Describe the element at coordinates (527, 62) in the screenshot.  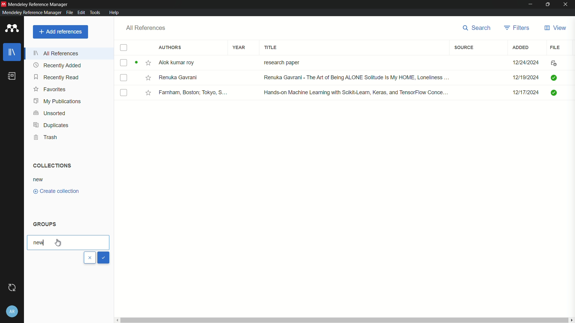
I see `Date` at that location.